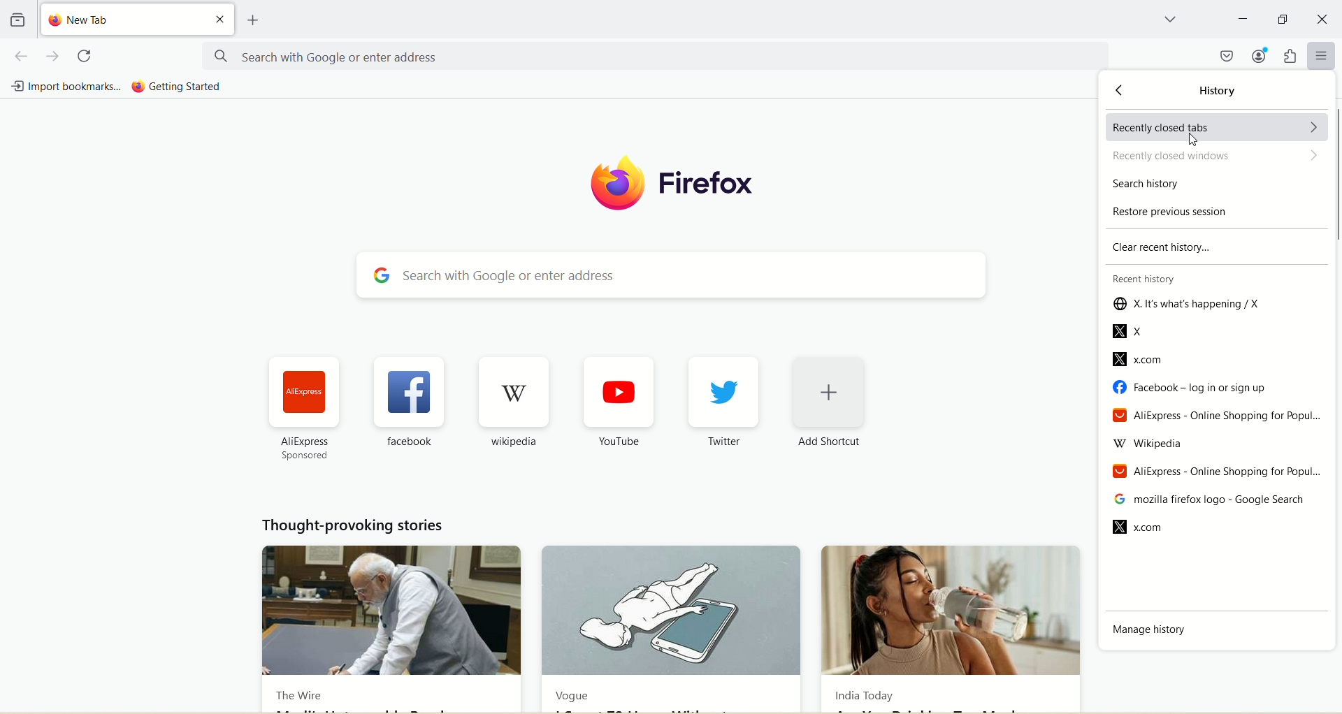 This screenshot has width=1342, height=714. Describe the element at coordinates (1292, 55) in the screenshot. I see `extensions` at that location.